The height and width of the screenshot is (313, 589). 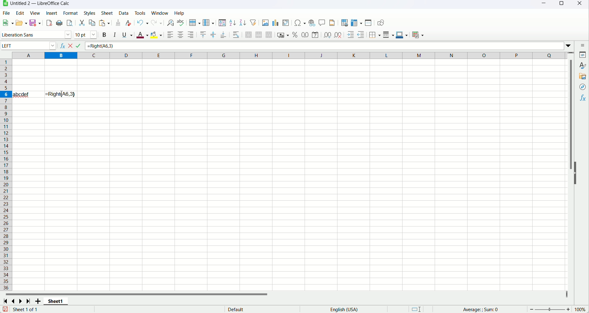 What do you see at coordinates (258, 34) in the screenshot?
I see `merge cells` at bounding box center [258, 34].